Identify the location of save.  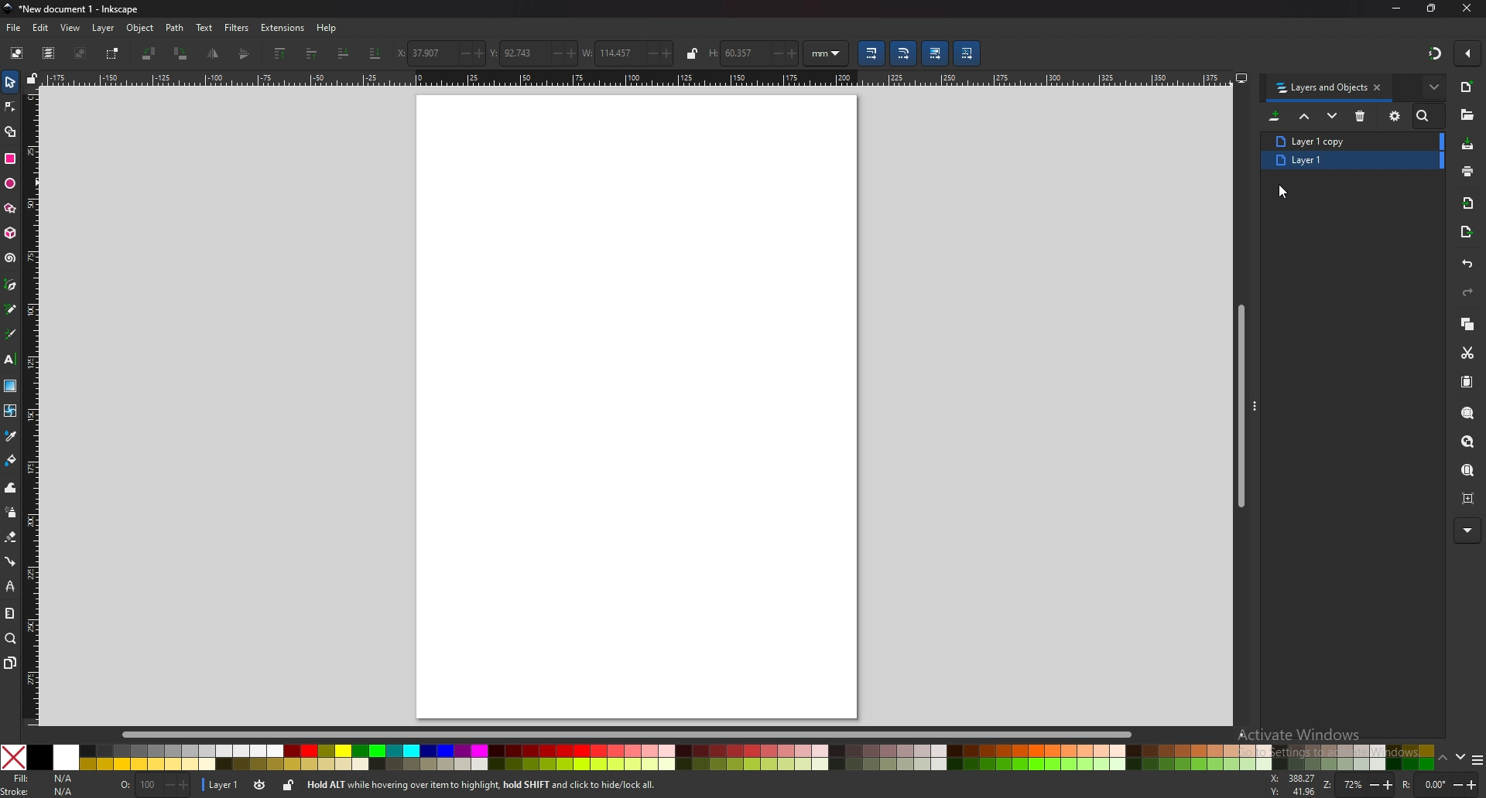
(1467, 143).